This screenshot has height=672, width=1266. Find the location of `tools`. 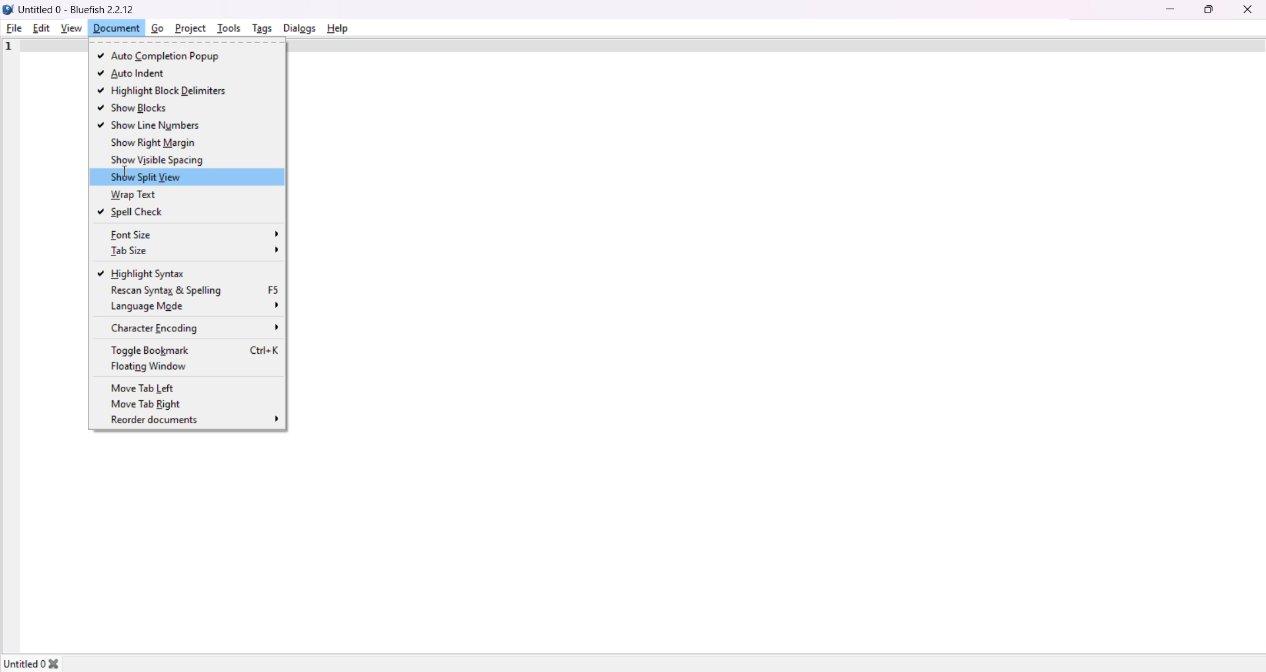

tools is located at coordinates (229, 26).